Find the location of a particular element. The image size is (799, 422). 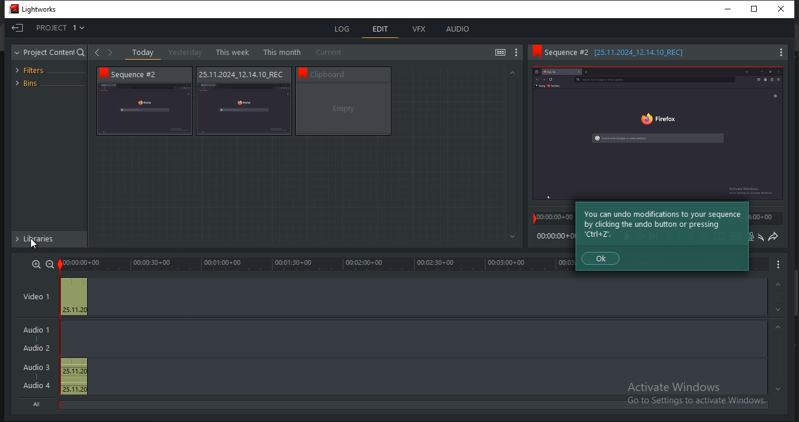

Scroll bar is located at coordinates (794, 292).